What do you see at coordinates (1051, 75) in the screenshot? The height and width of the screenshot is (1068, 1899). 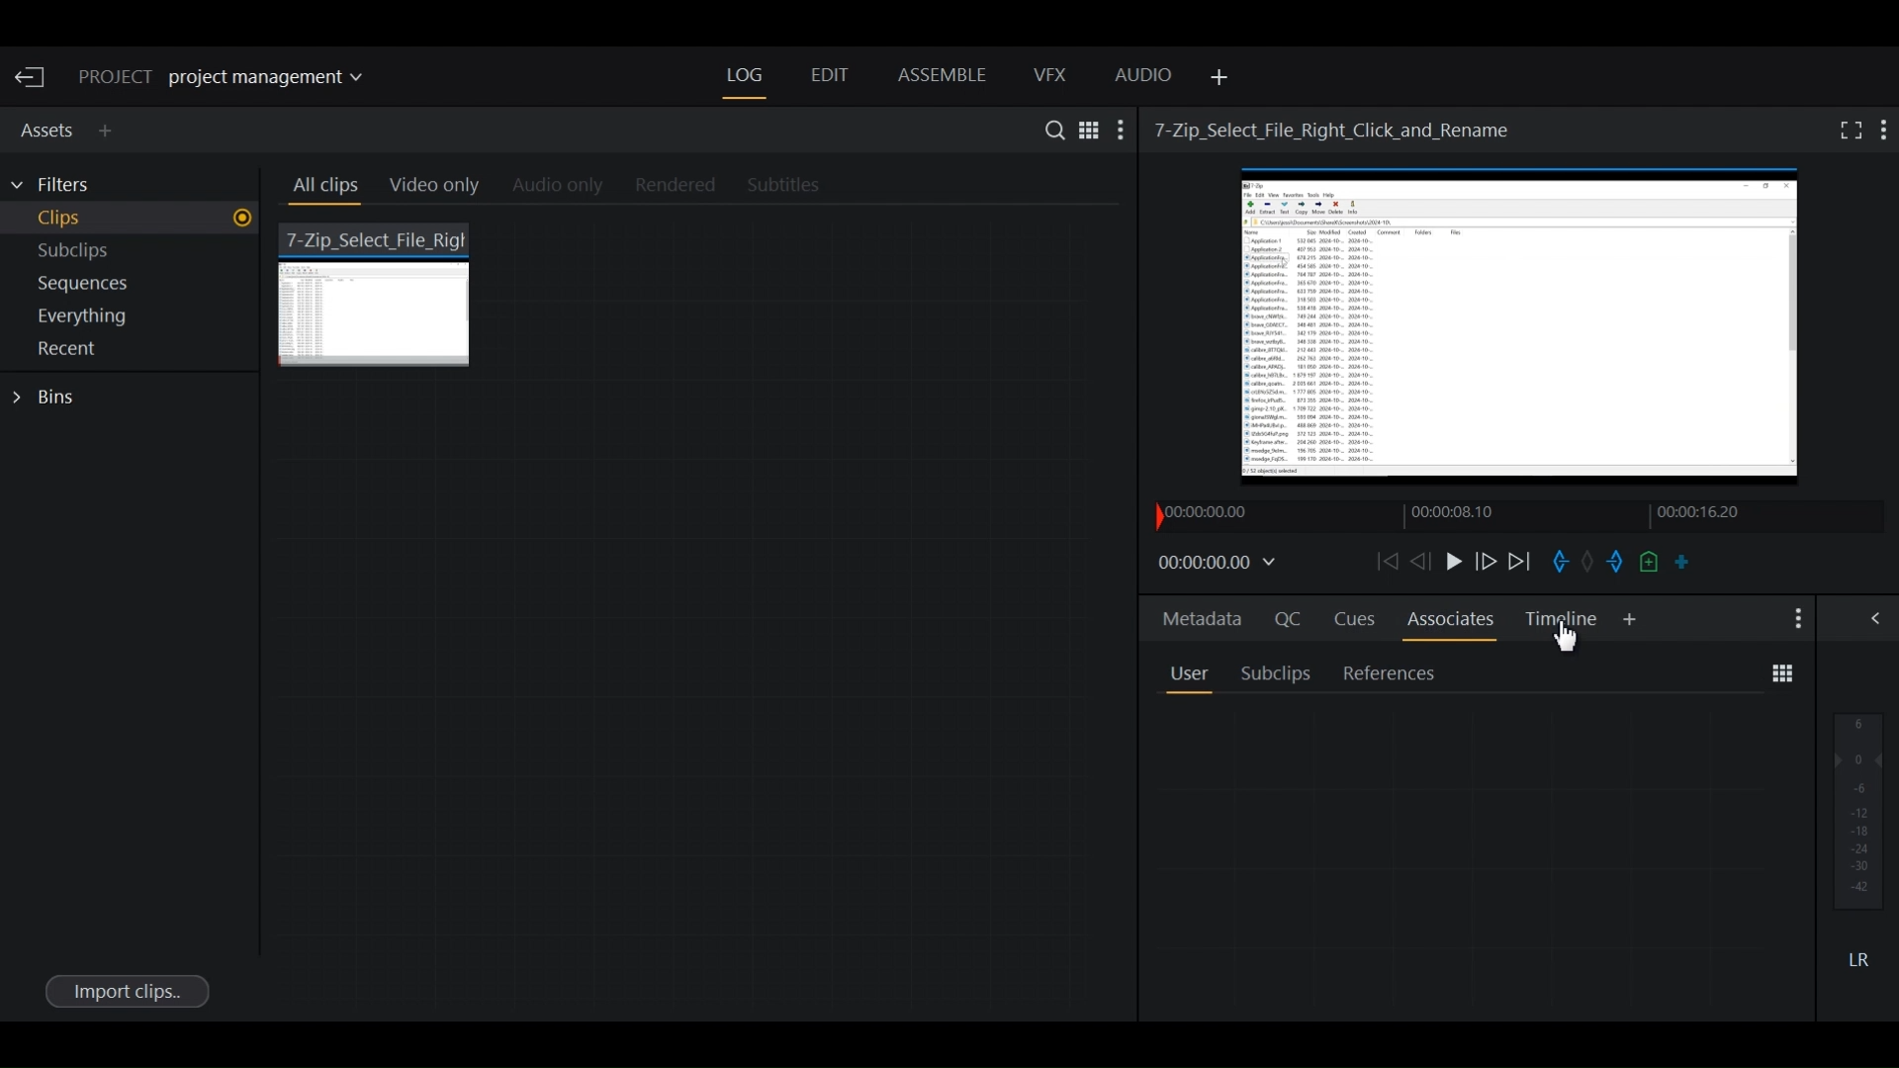 I see `VFX` at bounding box center [1051, 75].